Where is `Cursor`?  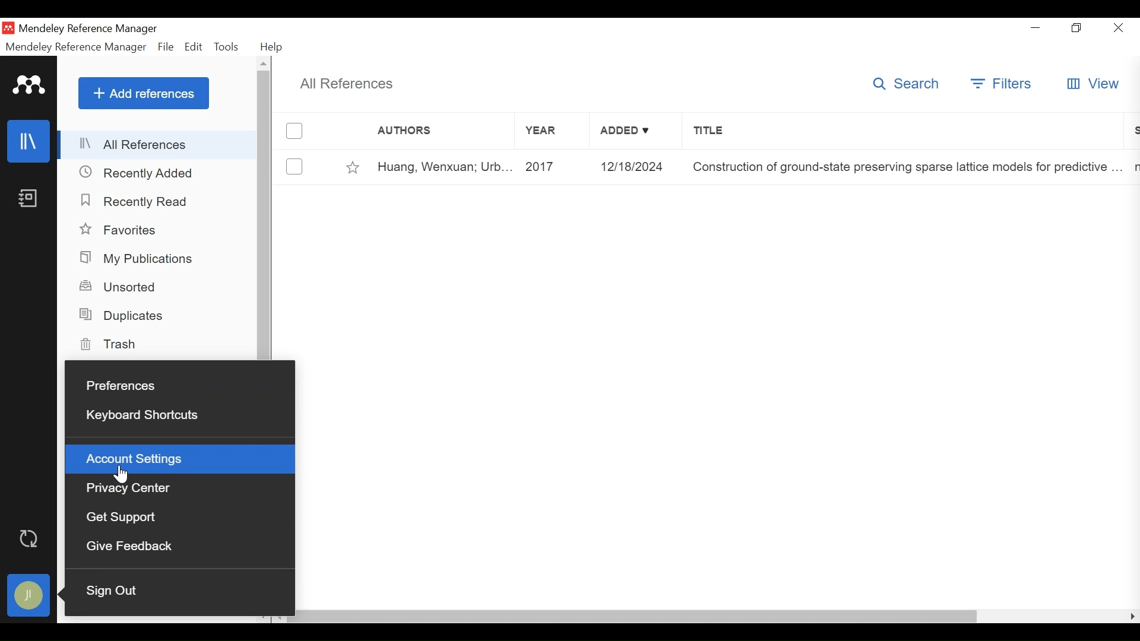 Cursor is located at coordinates (124, 475).